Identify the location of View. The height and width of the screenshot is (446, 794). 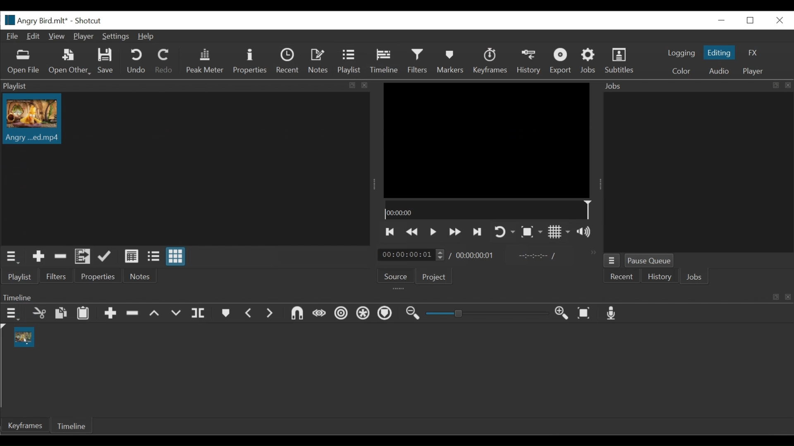
(56, 36).